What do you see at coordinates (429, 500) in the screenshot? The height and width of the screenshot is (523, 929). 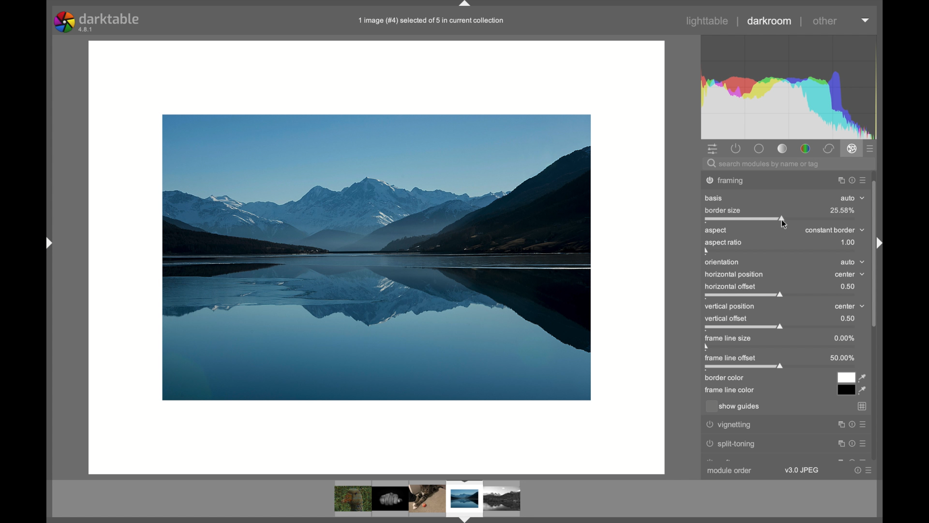 I see `photo preview` at bounding box center [429, 500].